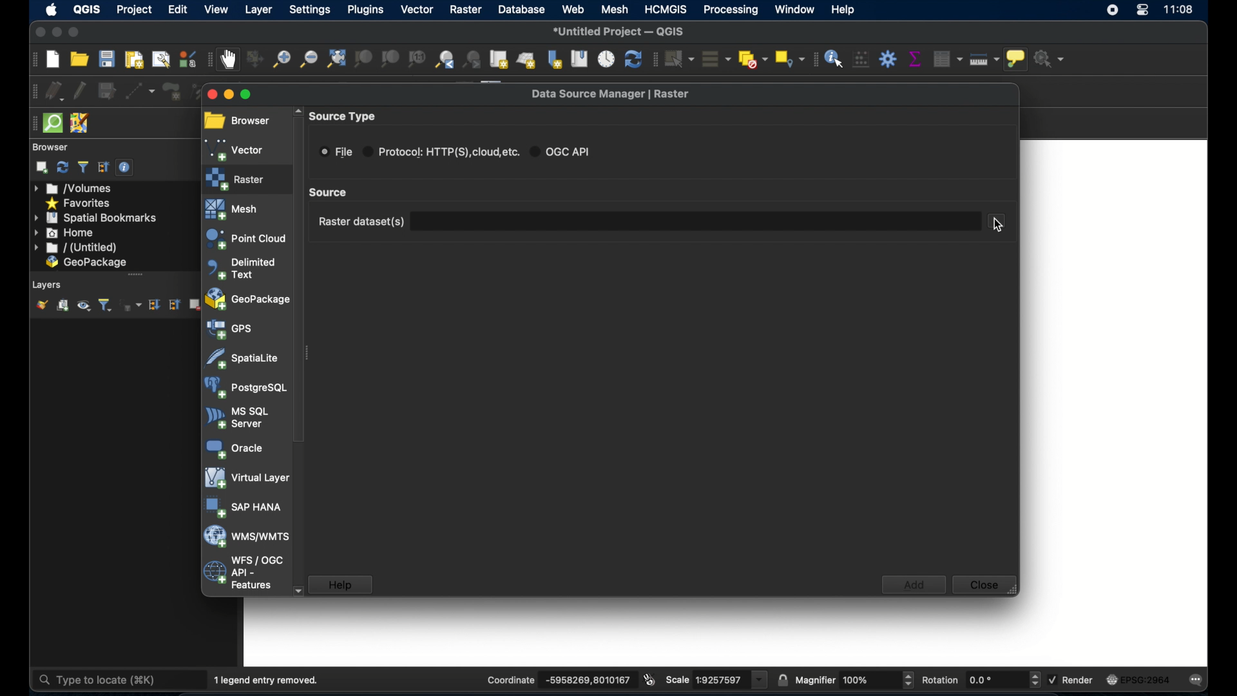 The image size is (1237, 696). Describe the element at coordinates (678, 58) in the screenshot. I see `select features by area or single click` at that location.